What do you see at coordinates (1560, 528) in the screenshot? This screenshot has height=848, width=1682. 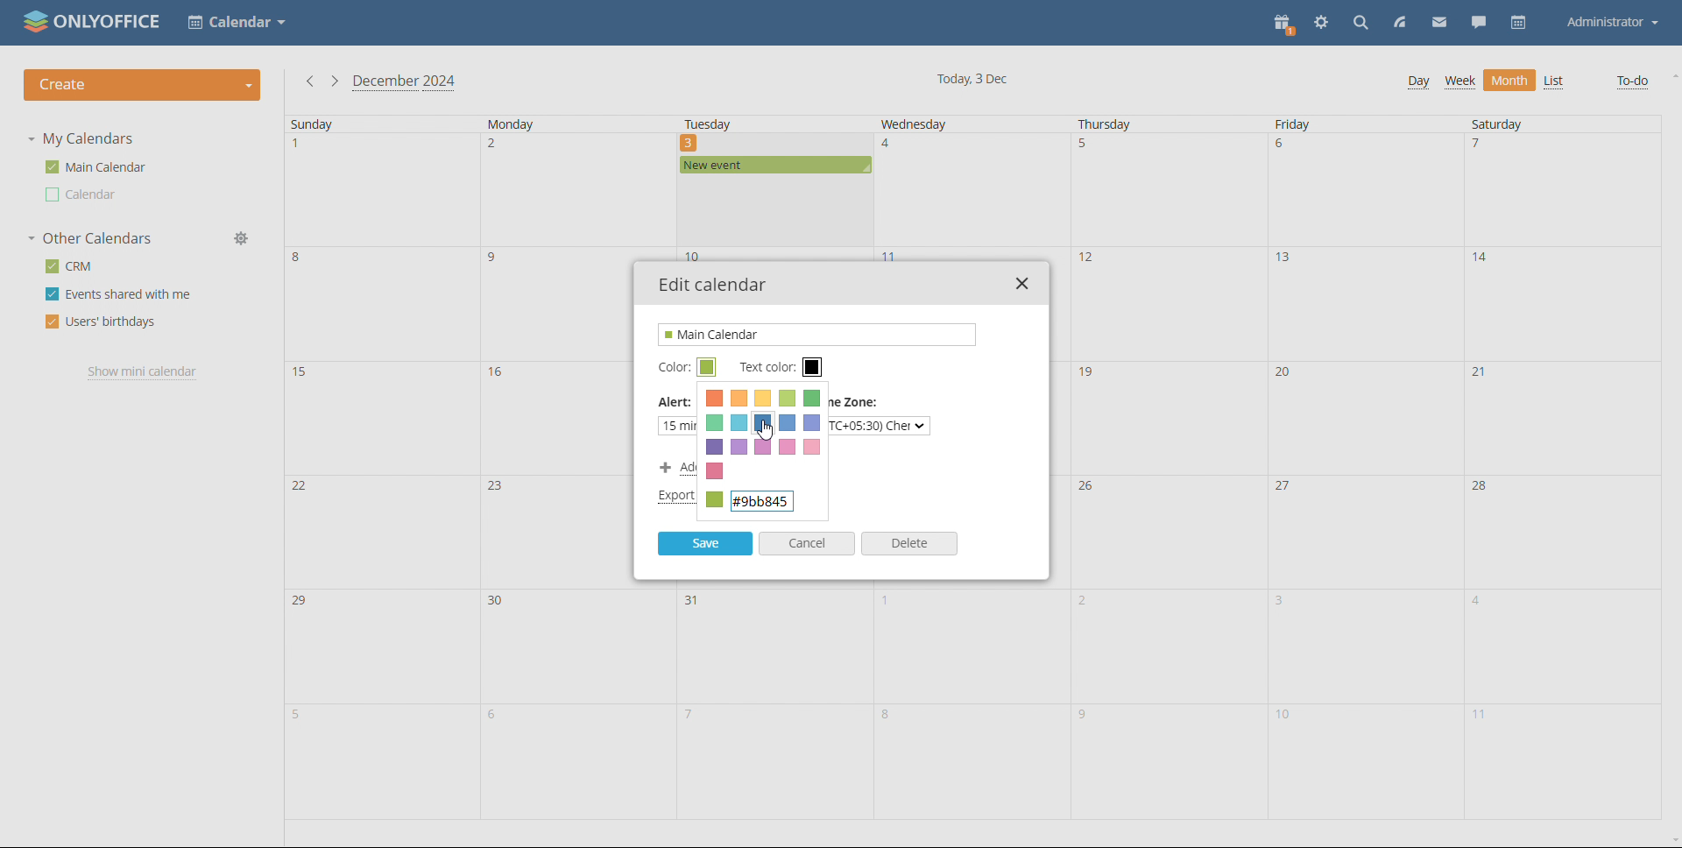 I see `date` at bounding box center [1560, 528].